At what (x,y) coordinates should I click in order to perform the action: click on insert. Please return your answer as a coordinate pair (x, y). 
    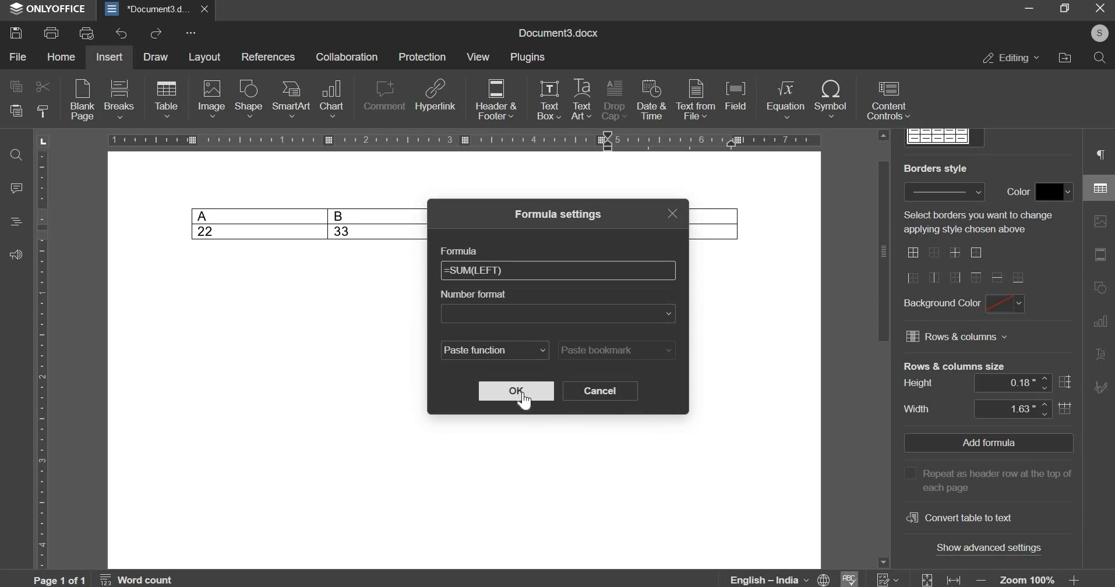
    Looking at the image, I should click on (112, 56).